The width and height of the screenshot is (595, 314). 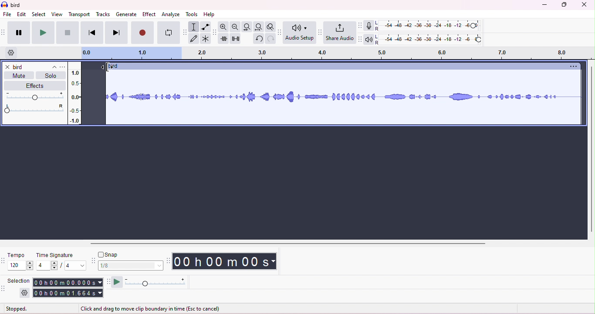 I want to click on selection options, so click(x=25, y=293).